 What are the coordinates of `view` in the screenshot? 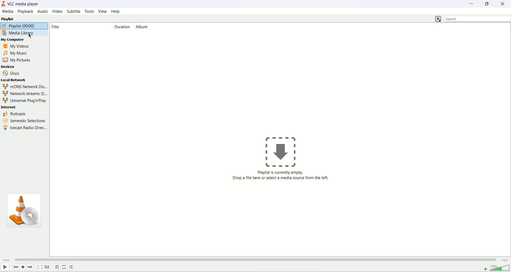 It's located at (102, 11).